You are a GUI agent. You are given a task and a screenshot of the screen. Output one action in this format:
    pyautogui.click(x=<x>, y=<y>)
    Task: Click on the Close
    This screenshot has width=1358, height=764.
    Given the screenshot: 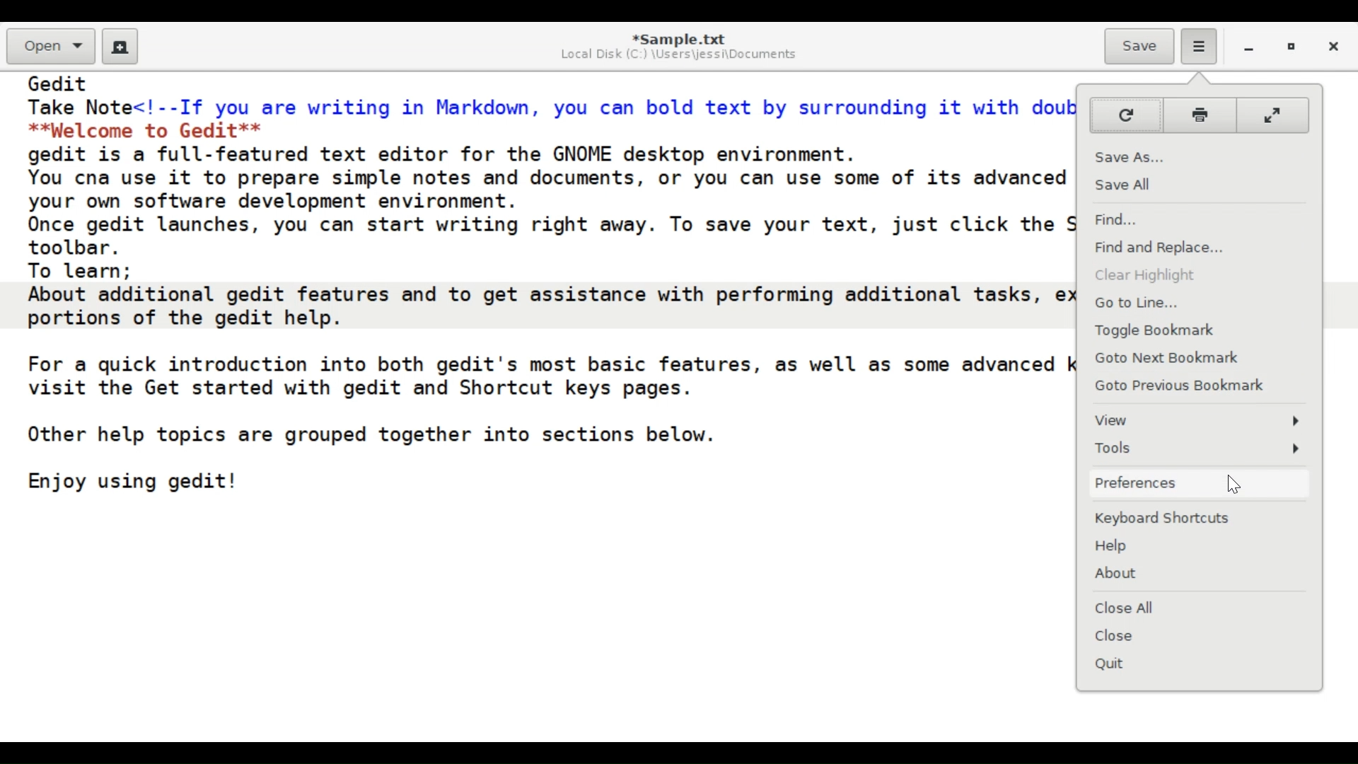 What is the action you would take?
    pyautogui.click(x=1336, y=48)
    